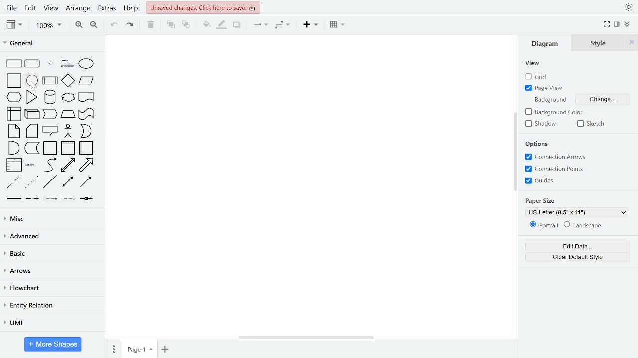  What do you see at coordinates (50, 97) in the screenshot?
I see `cylinder` at bounding box center [50, 97].